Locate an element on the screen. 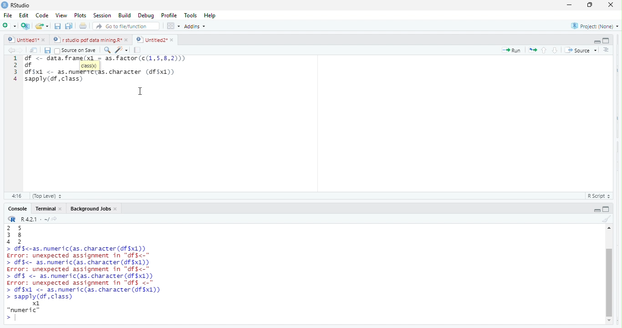 The height and width of the screenshot is (328, 622). df data frame (x) = as factor c(1,5,8,2))) df essdf $x1 <- as.numertctas. character (4f$x1))sapply (df, class) is located at coordinates (117, 70).